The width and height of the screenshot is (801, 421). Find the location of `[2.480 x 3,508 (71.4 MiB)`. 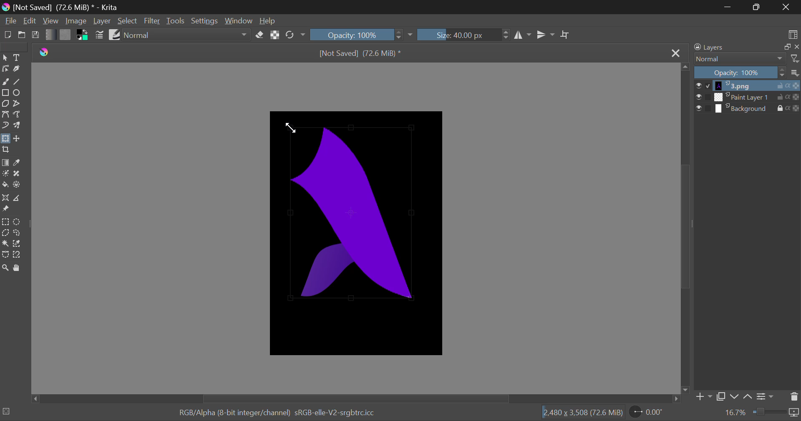

[2.480 x 3,508 (71.4 MiB) is located at coordinates (584, 413).